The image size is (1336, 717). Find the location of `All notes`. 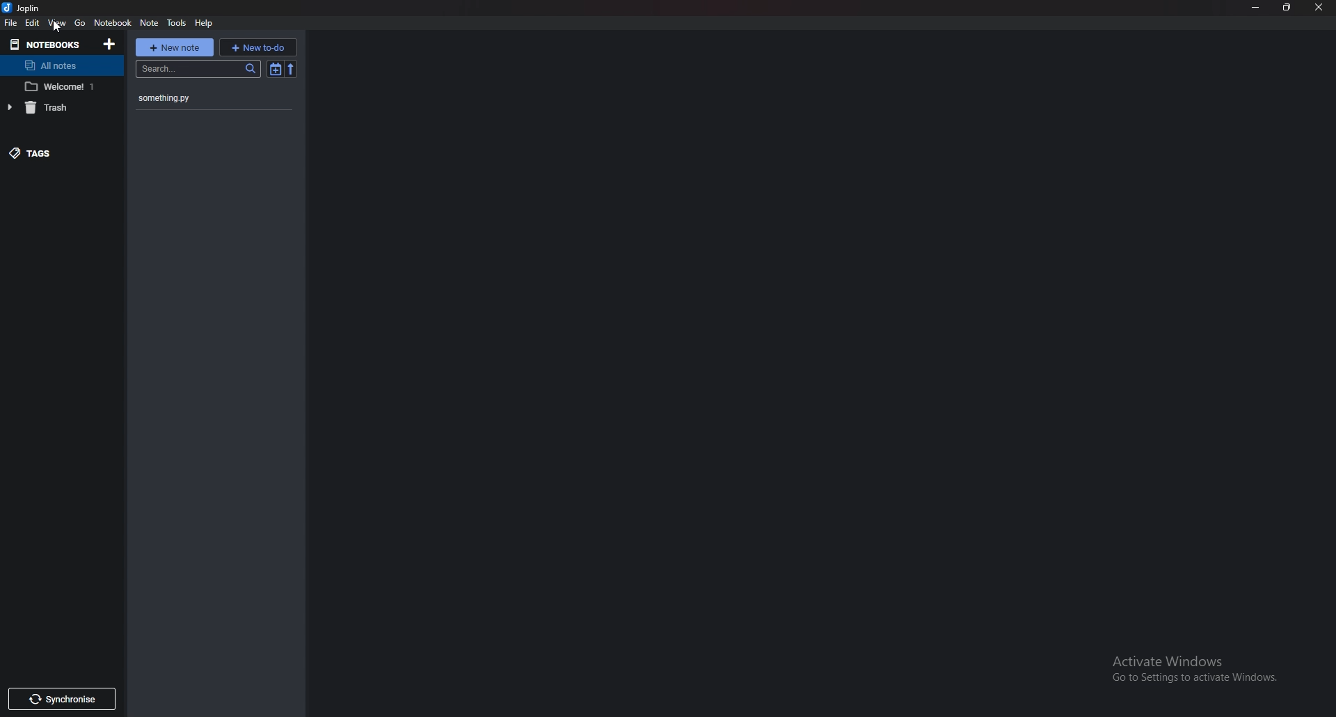

All notes is located at coordinates (63, 65).